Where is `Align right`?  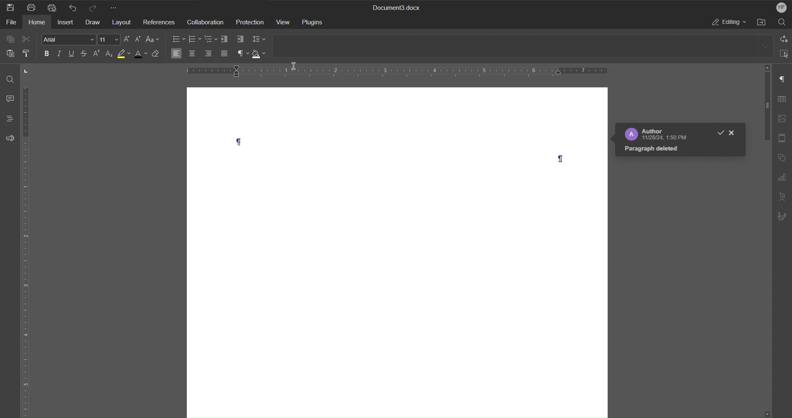 Align right is located at coordinates (208, 54).